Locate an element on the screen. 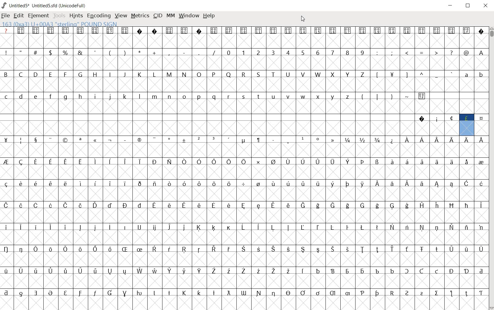 The image size is (494, 310). glyph characters is located at coordinates (244, 169).